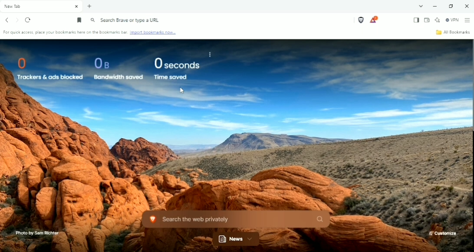 This screenshot has width=474, height=252. Describe the element at coordinates (182, 90) in the screenshot. I see `Cursor` at that location.